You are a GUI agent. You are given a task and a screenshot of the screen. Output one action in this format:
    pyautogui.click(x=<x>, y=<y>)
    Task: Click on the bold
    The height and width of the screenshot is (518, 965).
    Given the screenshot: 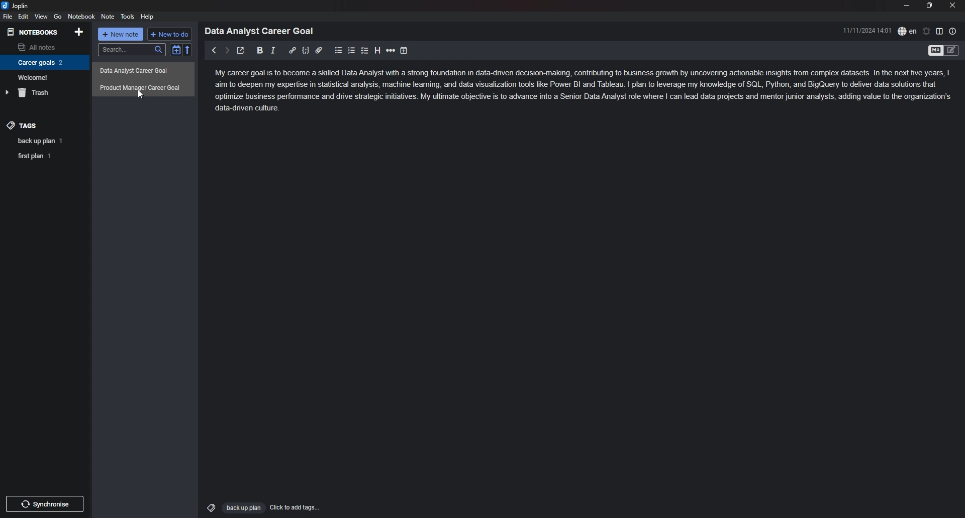 What is the action you would take?
    pyautogui.click(x=260, y=51)
    